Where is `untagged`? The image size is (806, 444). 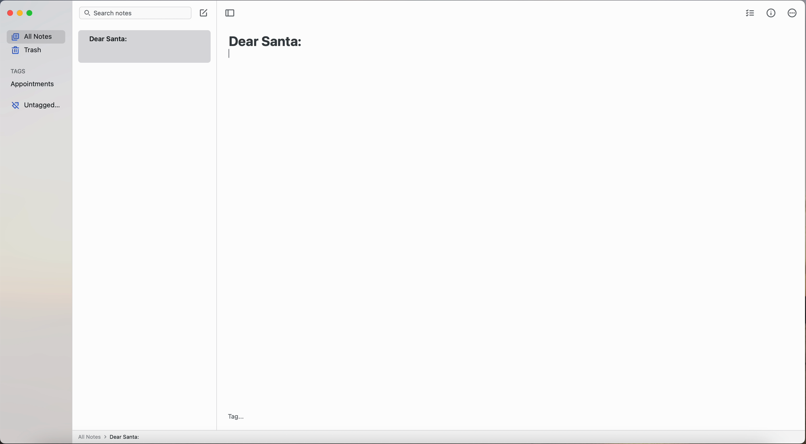
untagged is located at coordinates (39, 105).